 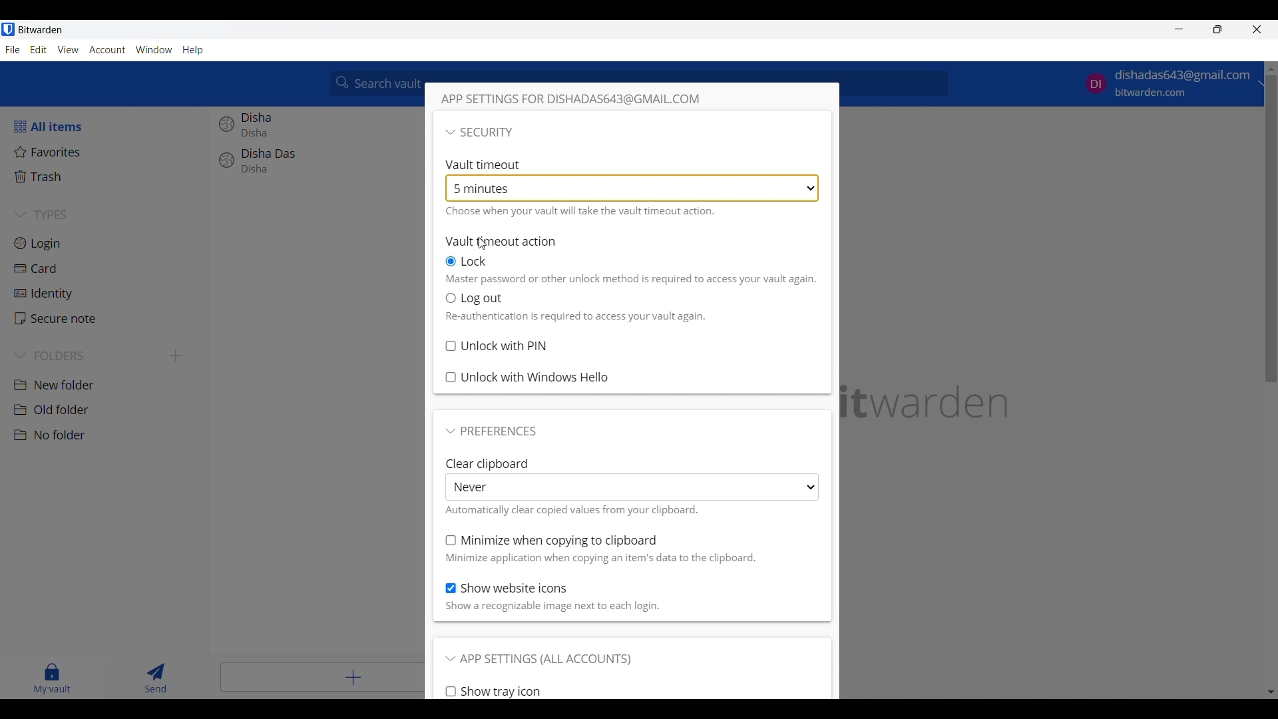 I want to click on Description of above list, so click(x=572, y=509).